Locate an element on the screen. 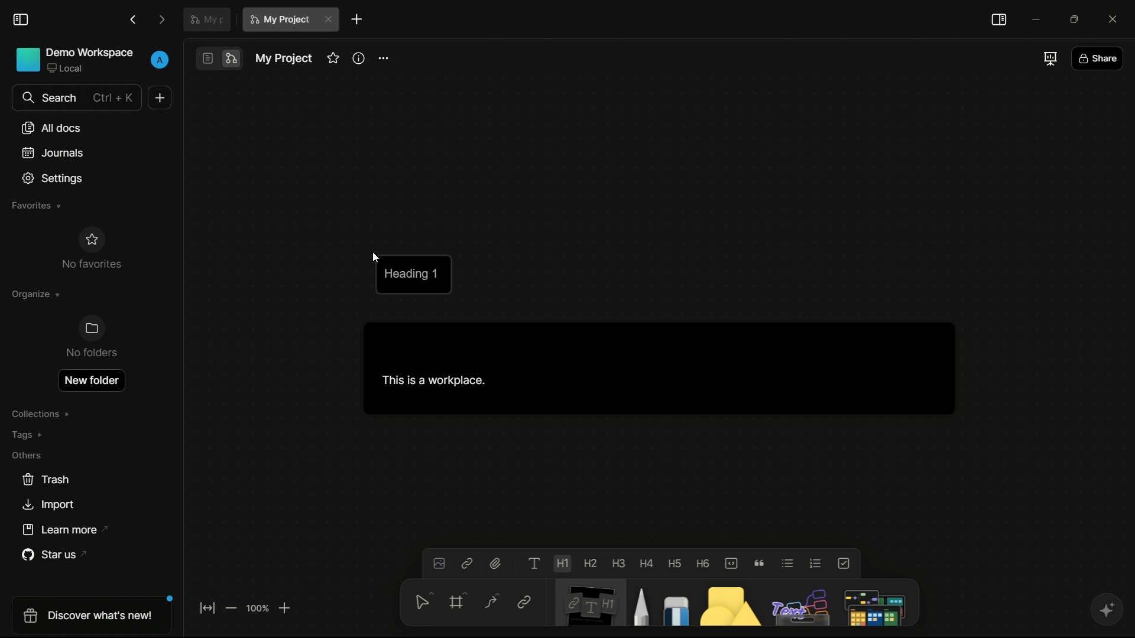 The image size is (1135, 638). to do list is located at coordinates (845, 561).